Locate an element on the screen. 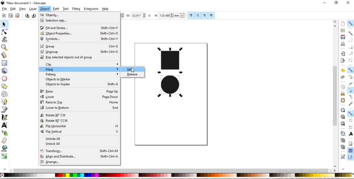  close is located at coordinates (348, 3).